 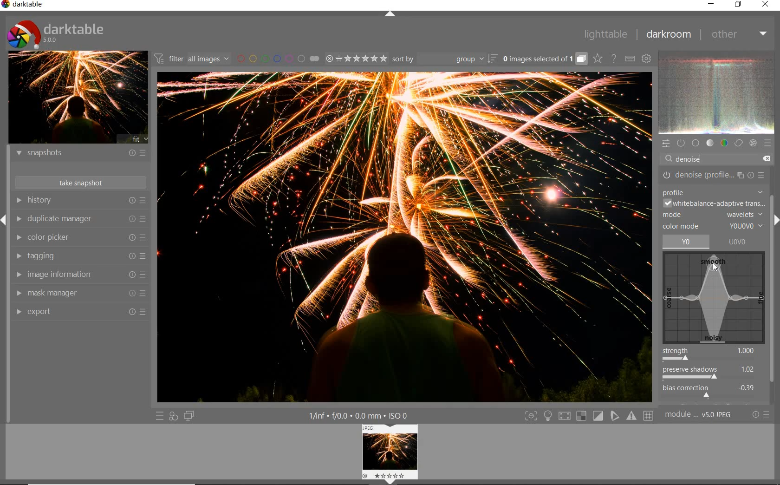 I want to click on mask manager, so click(x=79, y=293).